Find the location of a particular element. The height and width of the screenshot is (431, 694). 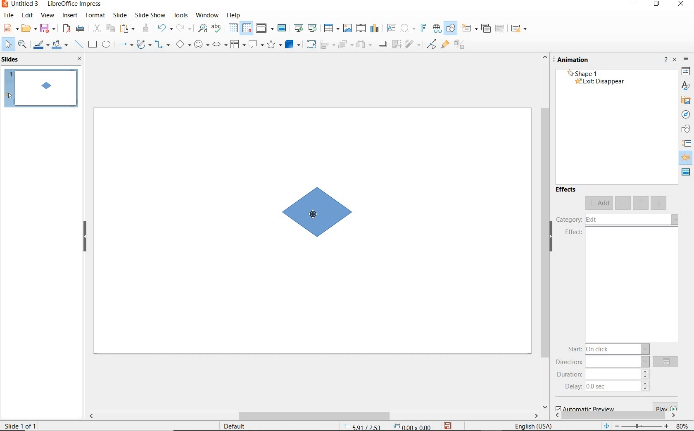

zoom factor is located at coordinates (682, 425).